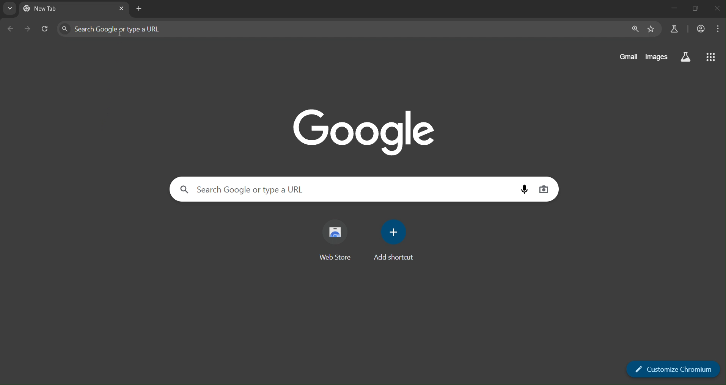  What do you see at coordinates (365, 131) in the screenshot?
I see `google ` at bounding box center [365, 131].